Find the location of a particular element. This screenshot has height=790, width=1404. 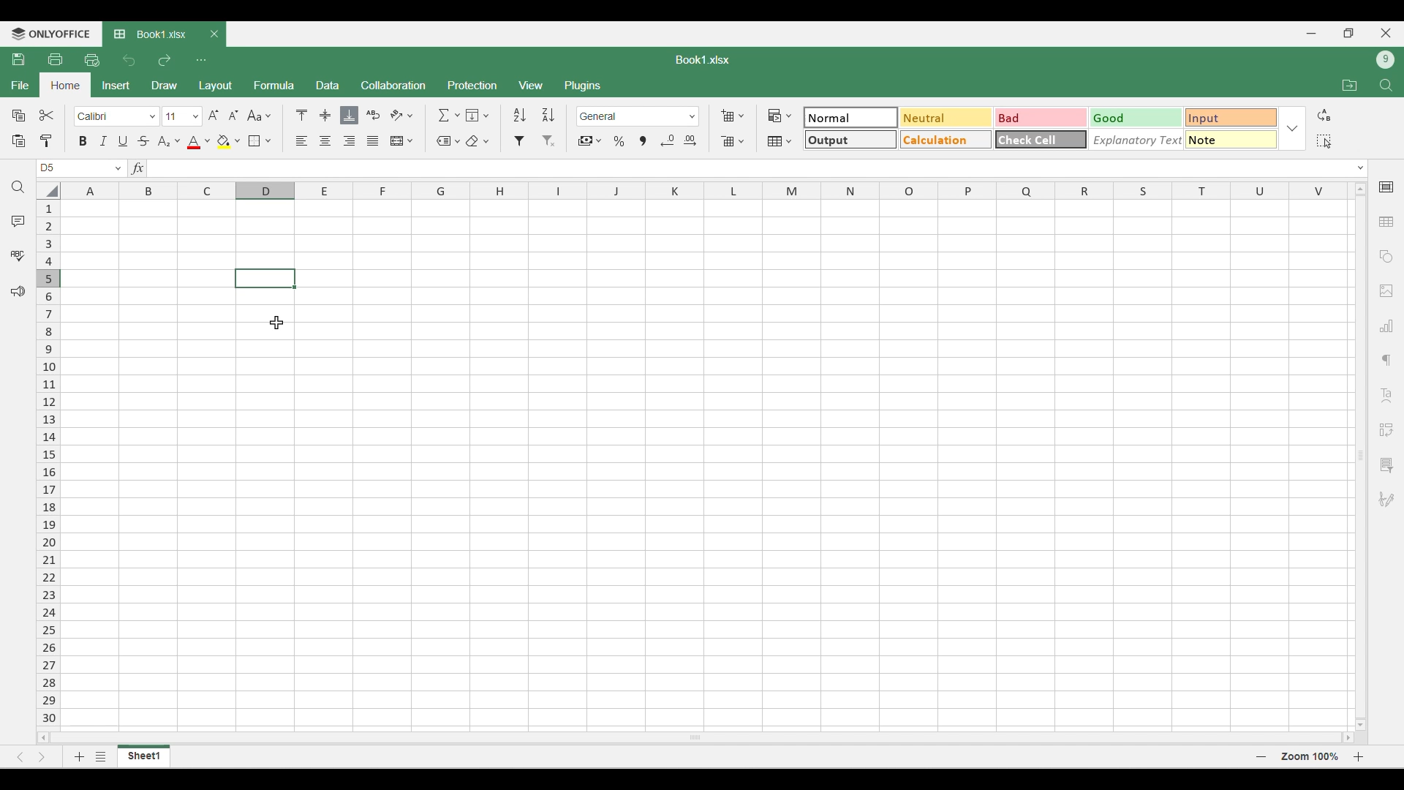

Expand type space is located at coordinates (1361, 168).